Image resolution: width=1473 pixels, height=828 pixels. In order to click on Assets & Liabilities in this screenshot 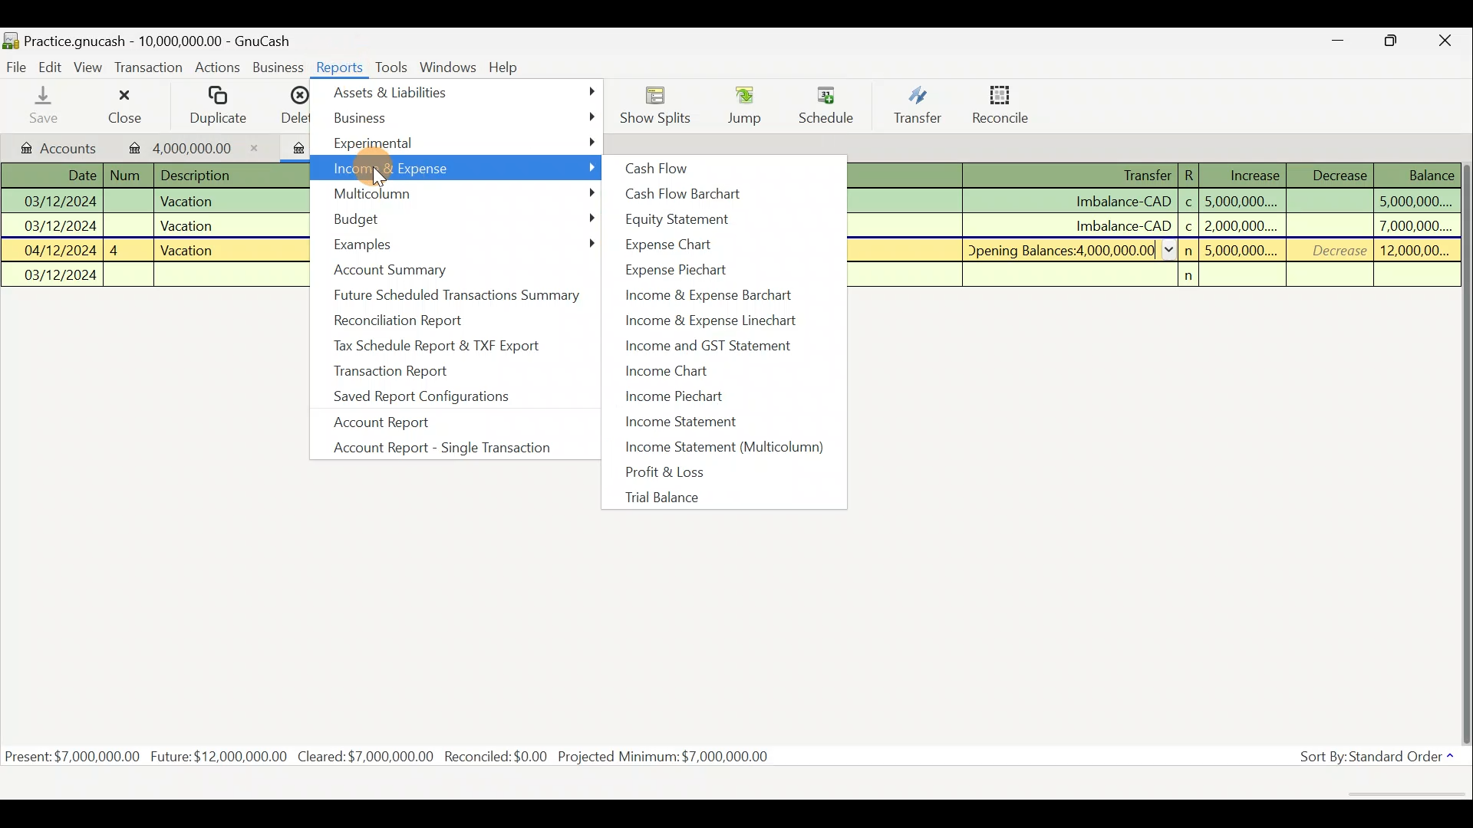, I will do `click(466, 92)`.